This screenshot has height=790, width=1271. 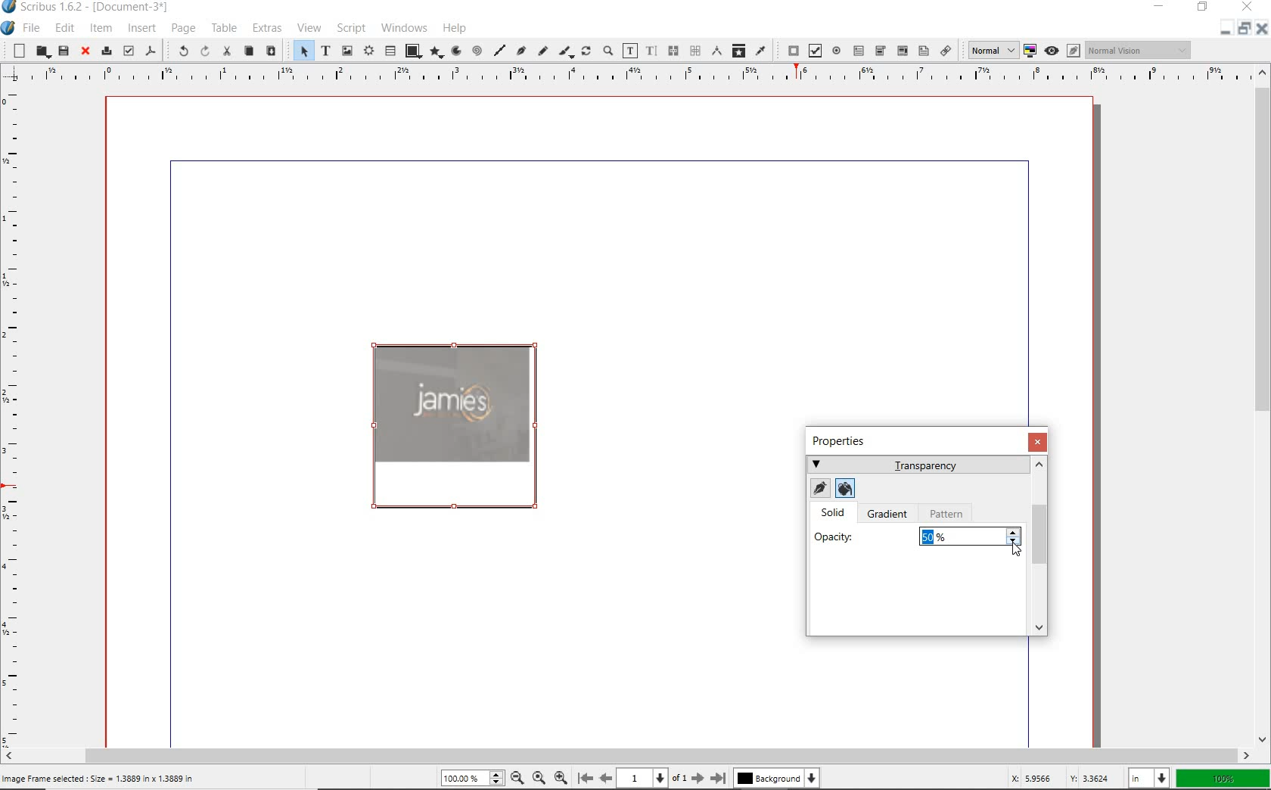 What do you see at coordinates (42, 52) in the screenshot?
I see `open` at bounding box center [42, 52].